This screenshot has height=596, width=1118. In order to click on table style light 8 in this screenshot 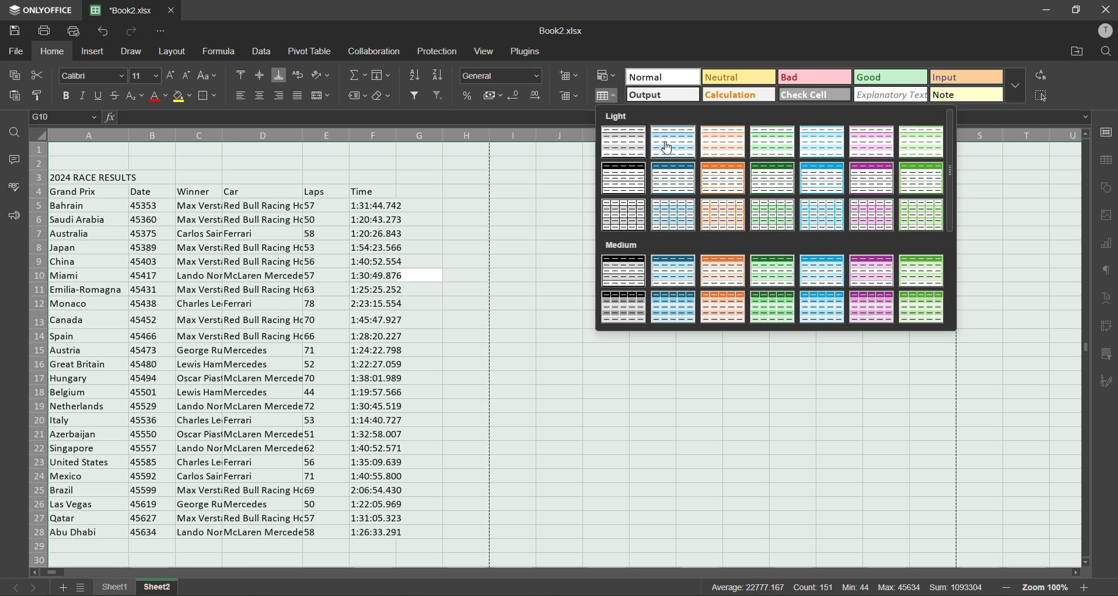, I will do `click(626, 178)`.